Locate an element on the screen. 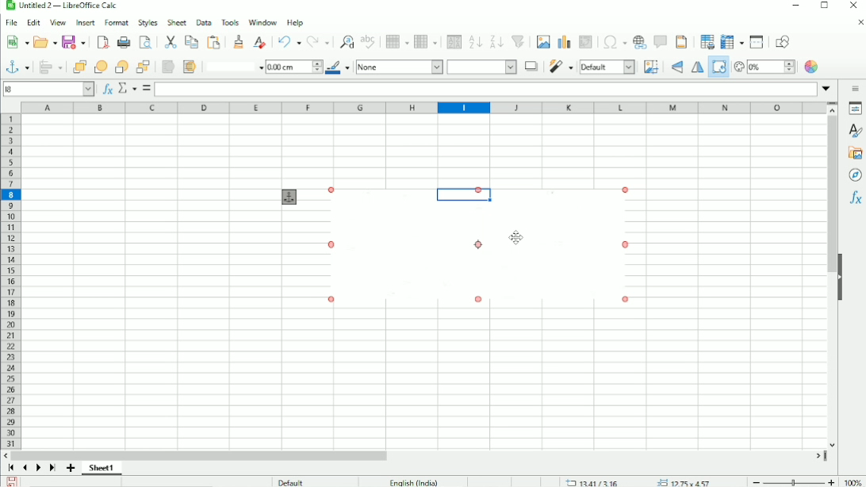  Print is located at coordinates (123, 42).